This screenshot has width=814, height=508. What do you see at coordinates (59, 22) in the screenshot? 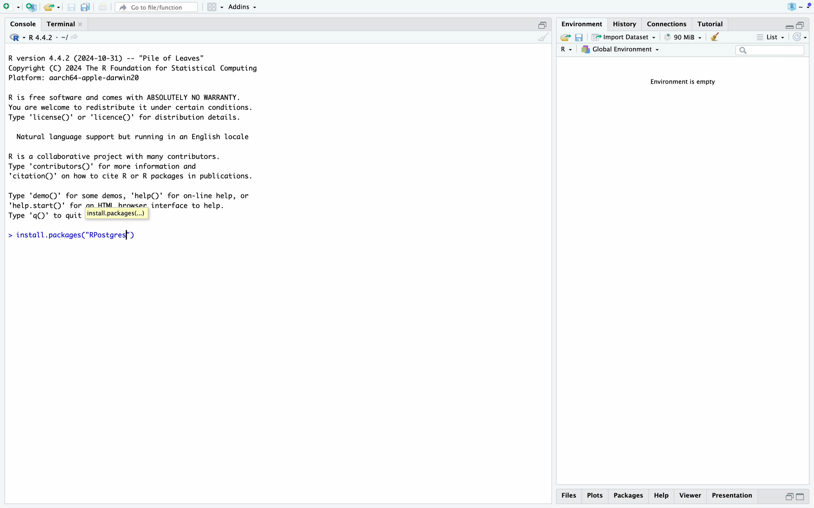
I see `terminal` at bounding box center [59, 22].